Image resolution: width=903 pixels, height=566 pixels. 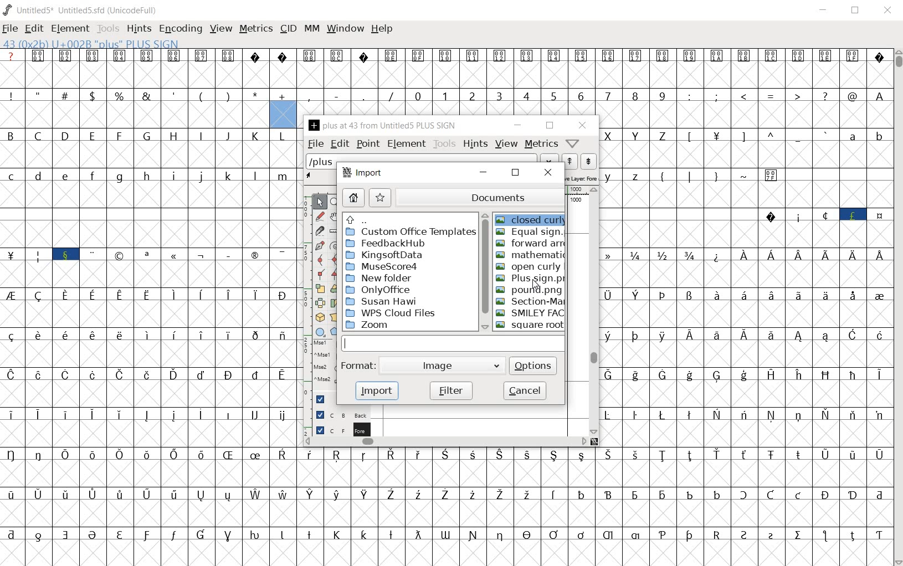 I want to click on filter, so click(x=450, y=391).